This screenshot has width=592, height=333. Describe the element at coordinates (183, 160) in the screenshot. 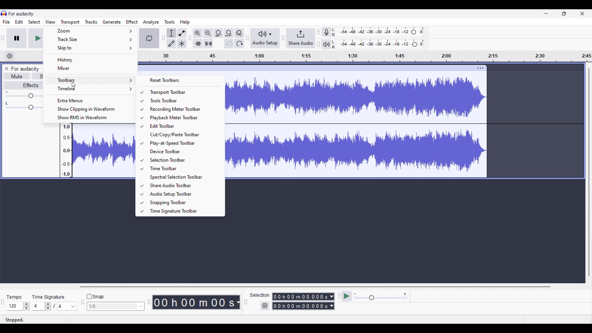

I see `Selection toolbar` at that location.